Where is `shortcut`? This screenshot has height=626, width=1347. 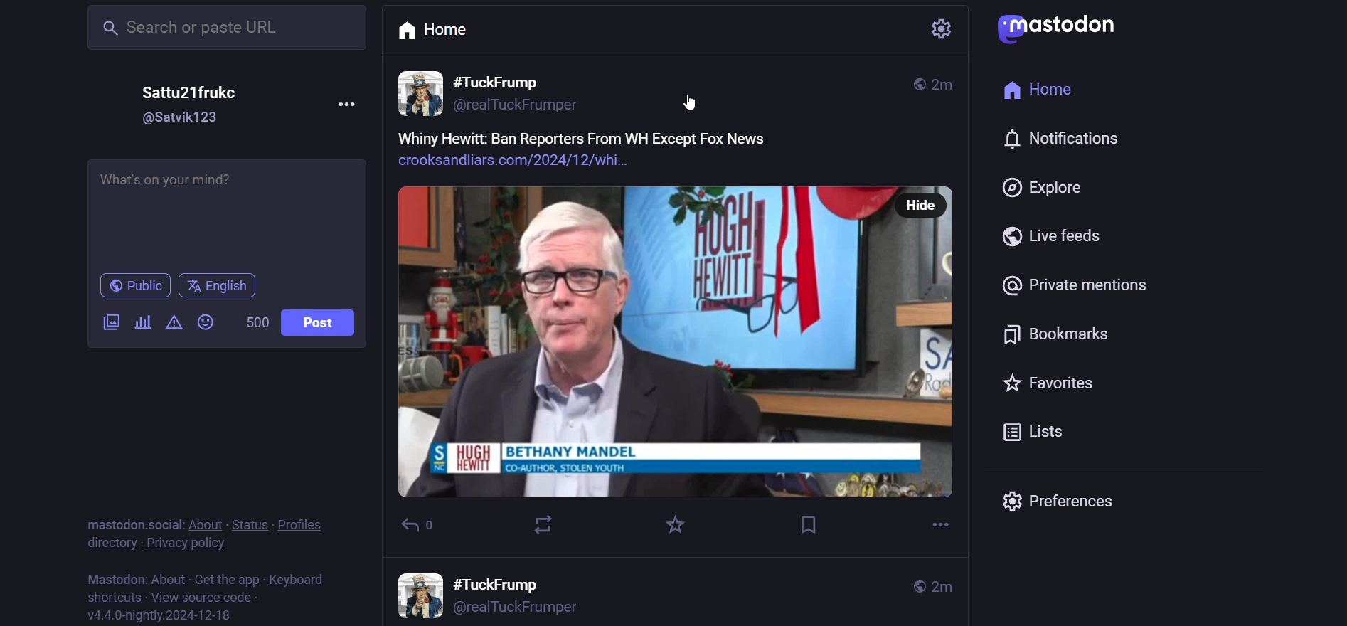 shortcut is located at coordinates (110, 595).